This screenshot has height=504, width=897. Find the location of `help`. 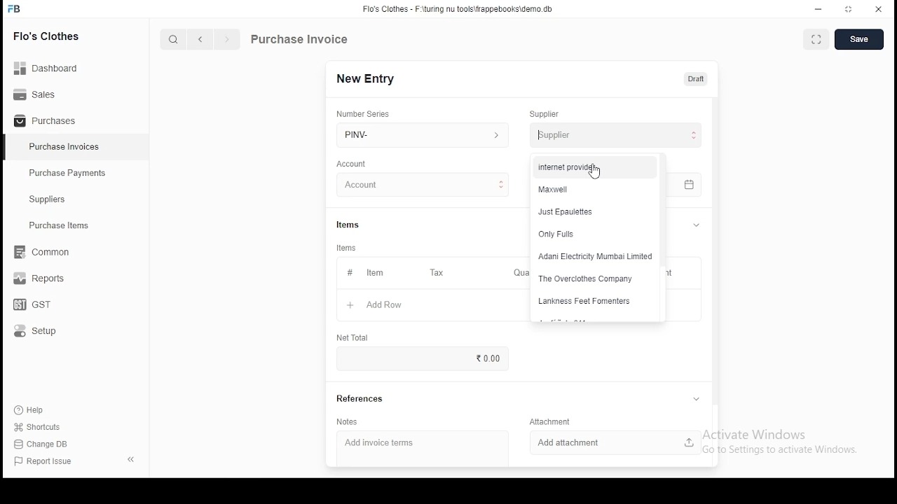

help is located at coordinates (32, 408).